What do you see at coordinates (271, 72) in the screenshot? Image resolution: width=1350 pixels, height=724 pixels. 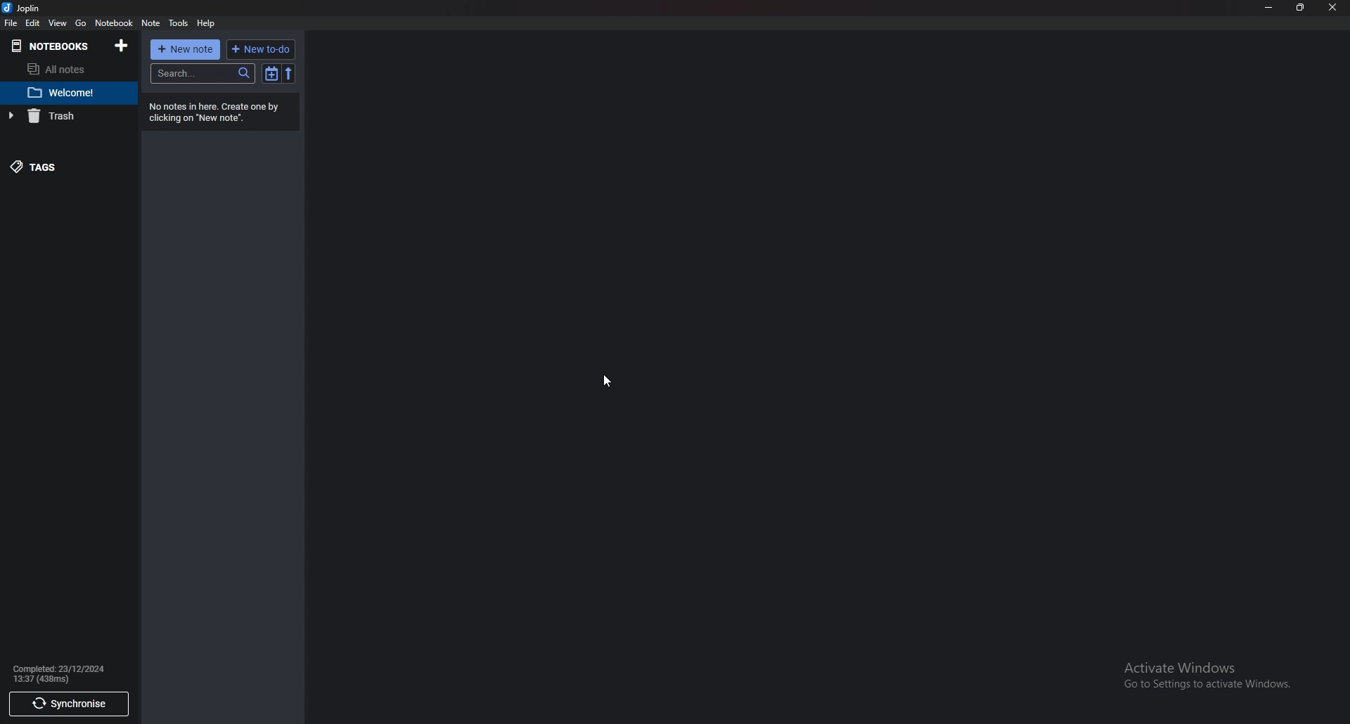 I see `Toggle sort order` at bounding box center [271, 72].